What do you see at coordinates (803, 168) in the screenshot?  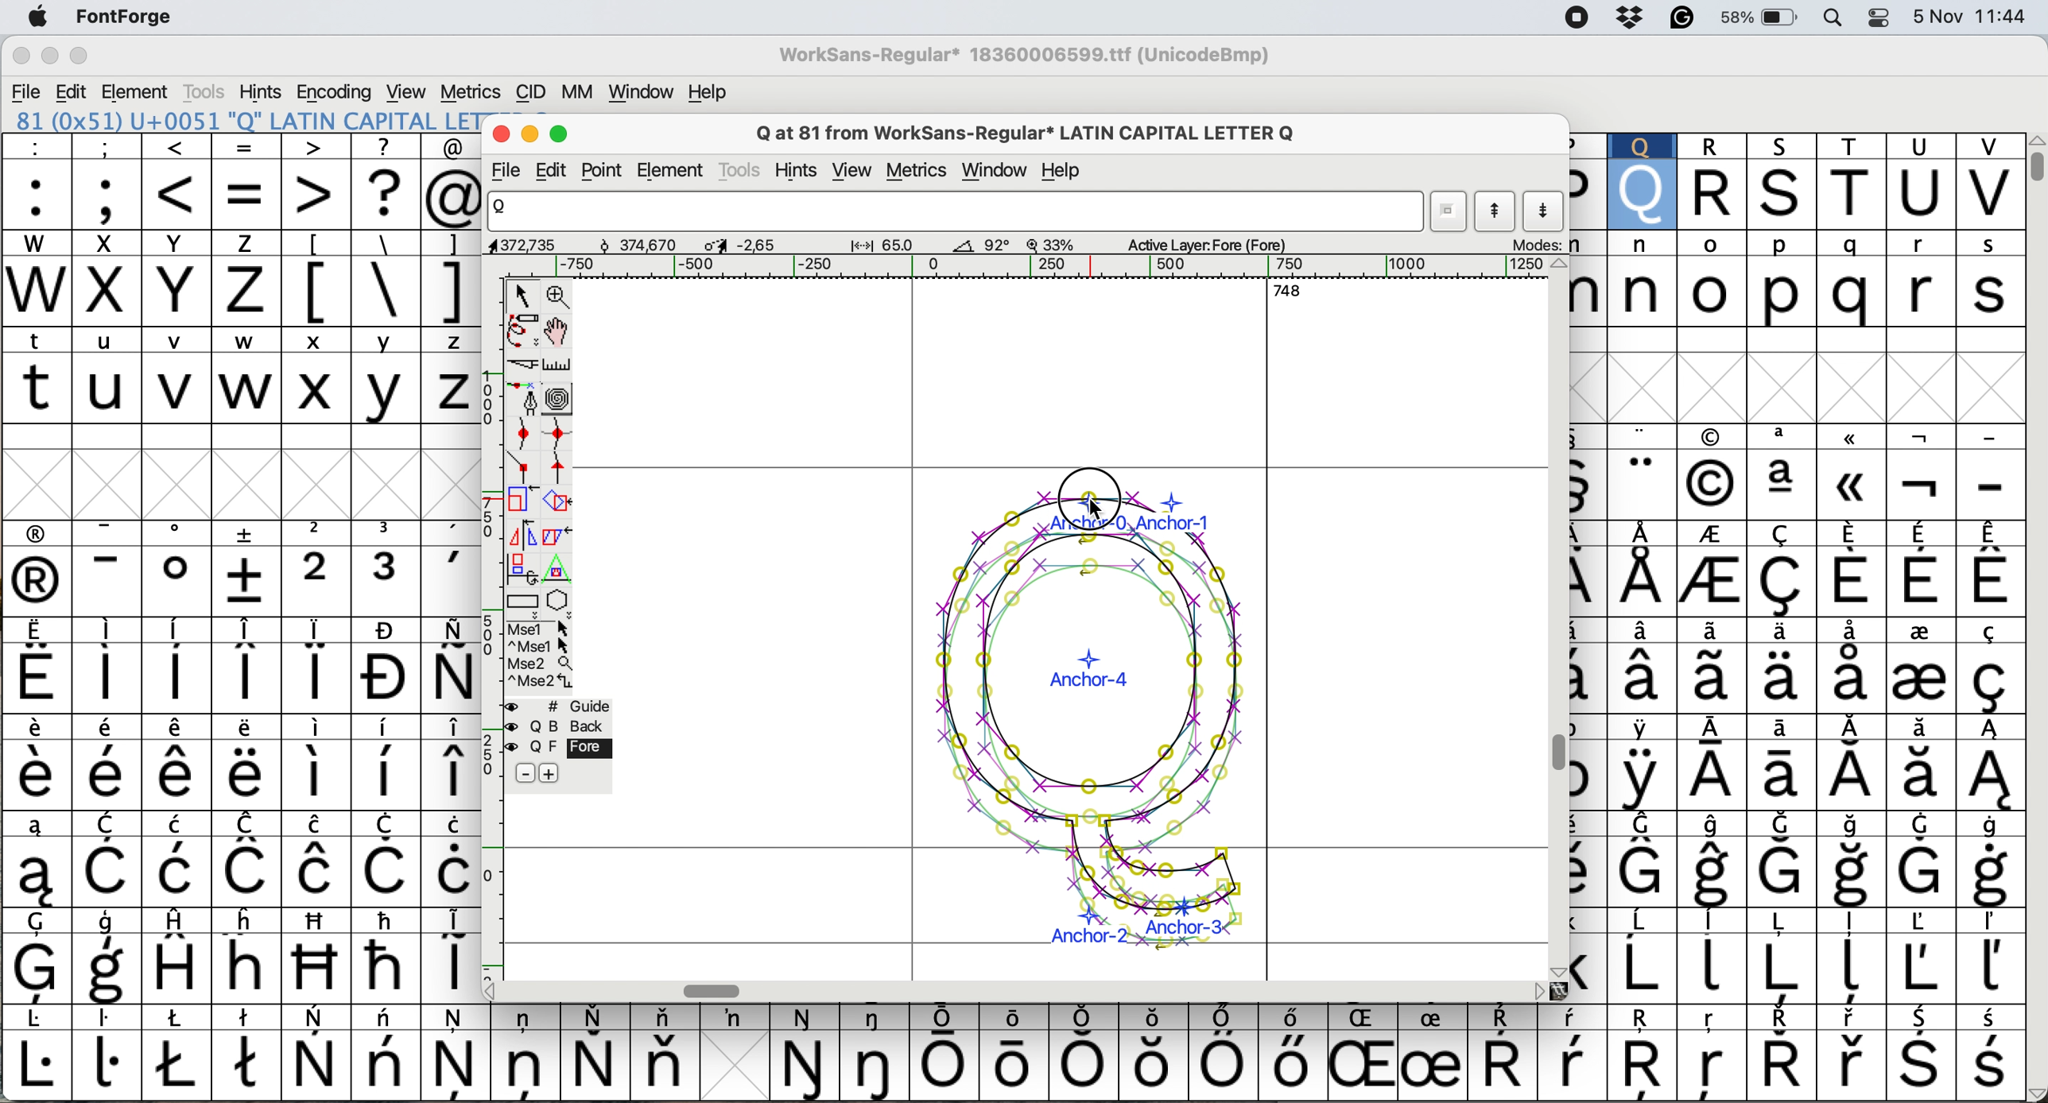 I see `hints` at bounding box center [803, 168].